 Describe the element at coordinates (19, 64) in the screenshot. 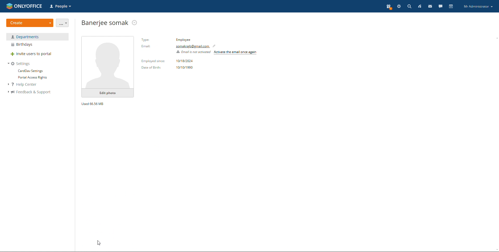

I see `settings` at that location.